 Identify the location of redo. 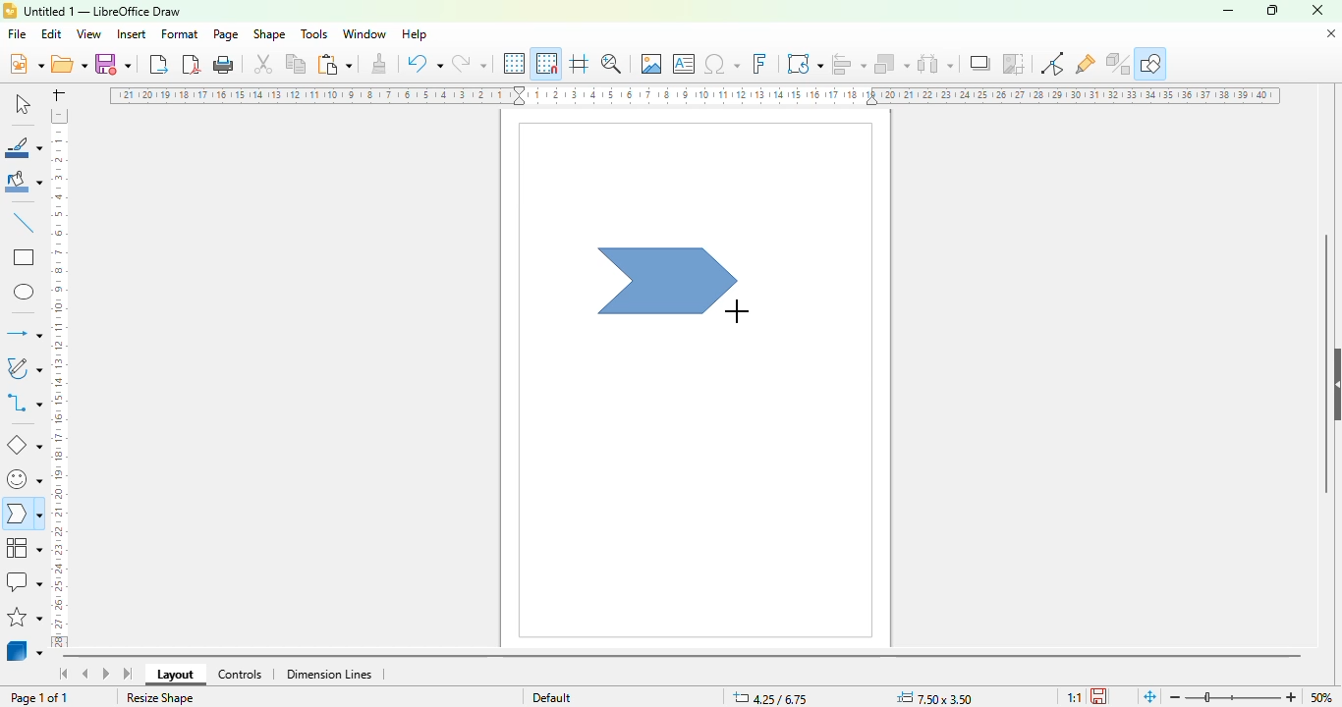
(469, 63).